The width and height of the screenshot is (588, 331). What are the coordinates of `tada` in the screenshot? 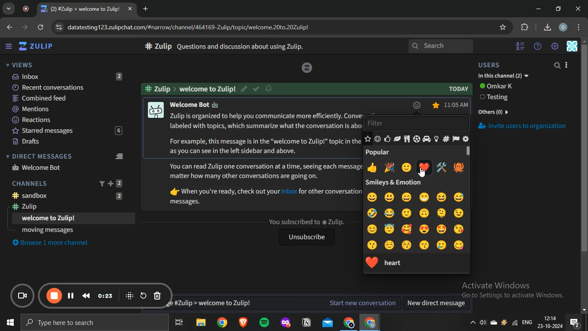 It's located at (390, 168).